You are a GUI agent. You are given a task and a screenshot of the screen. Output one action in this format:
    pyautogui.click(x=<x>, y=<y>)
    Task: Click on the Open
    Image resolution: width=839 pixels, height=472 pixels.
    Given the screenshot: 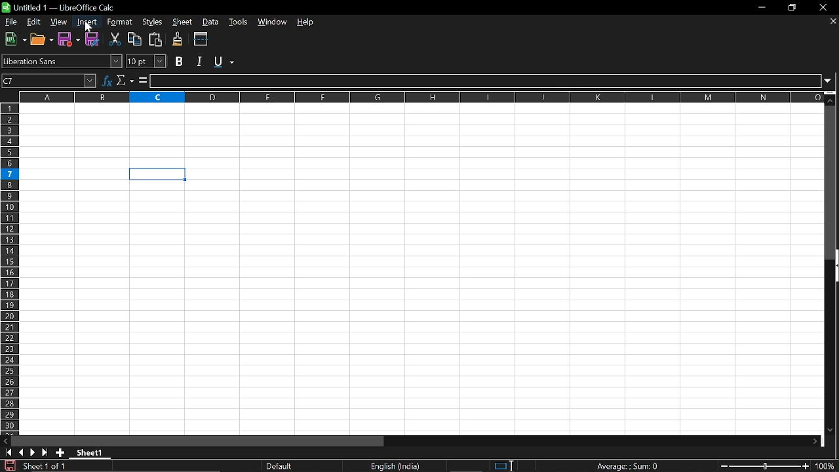 What is the action you would take?
    pyautogui.click(x=42, y=39)
    